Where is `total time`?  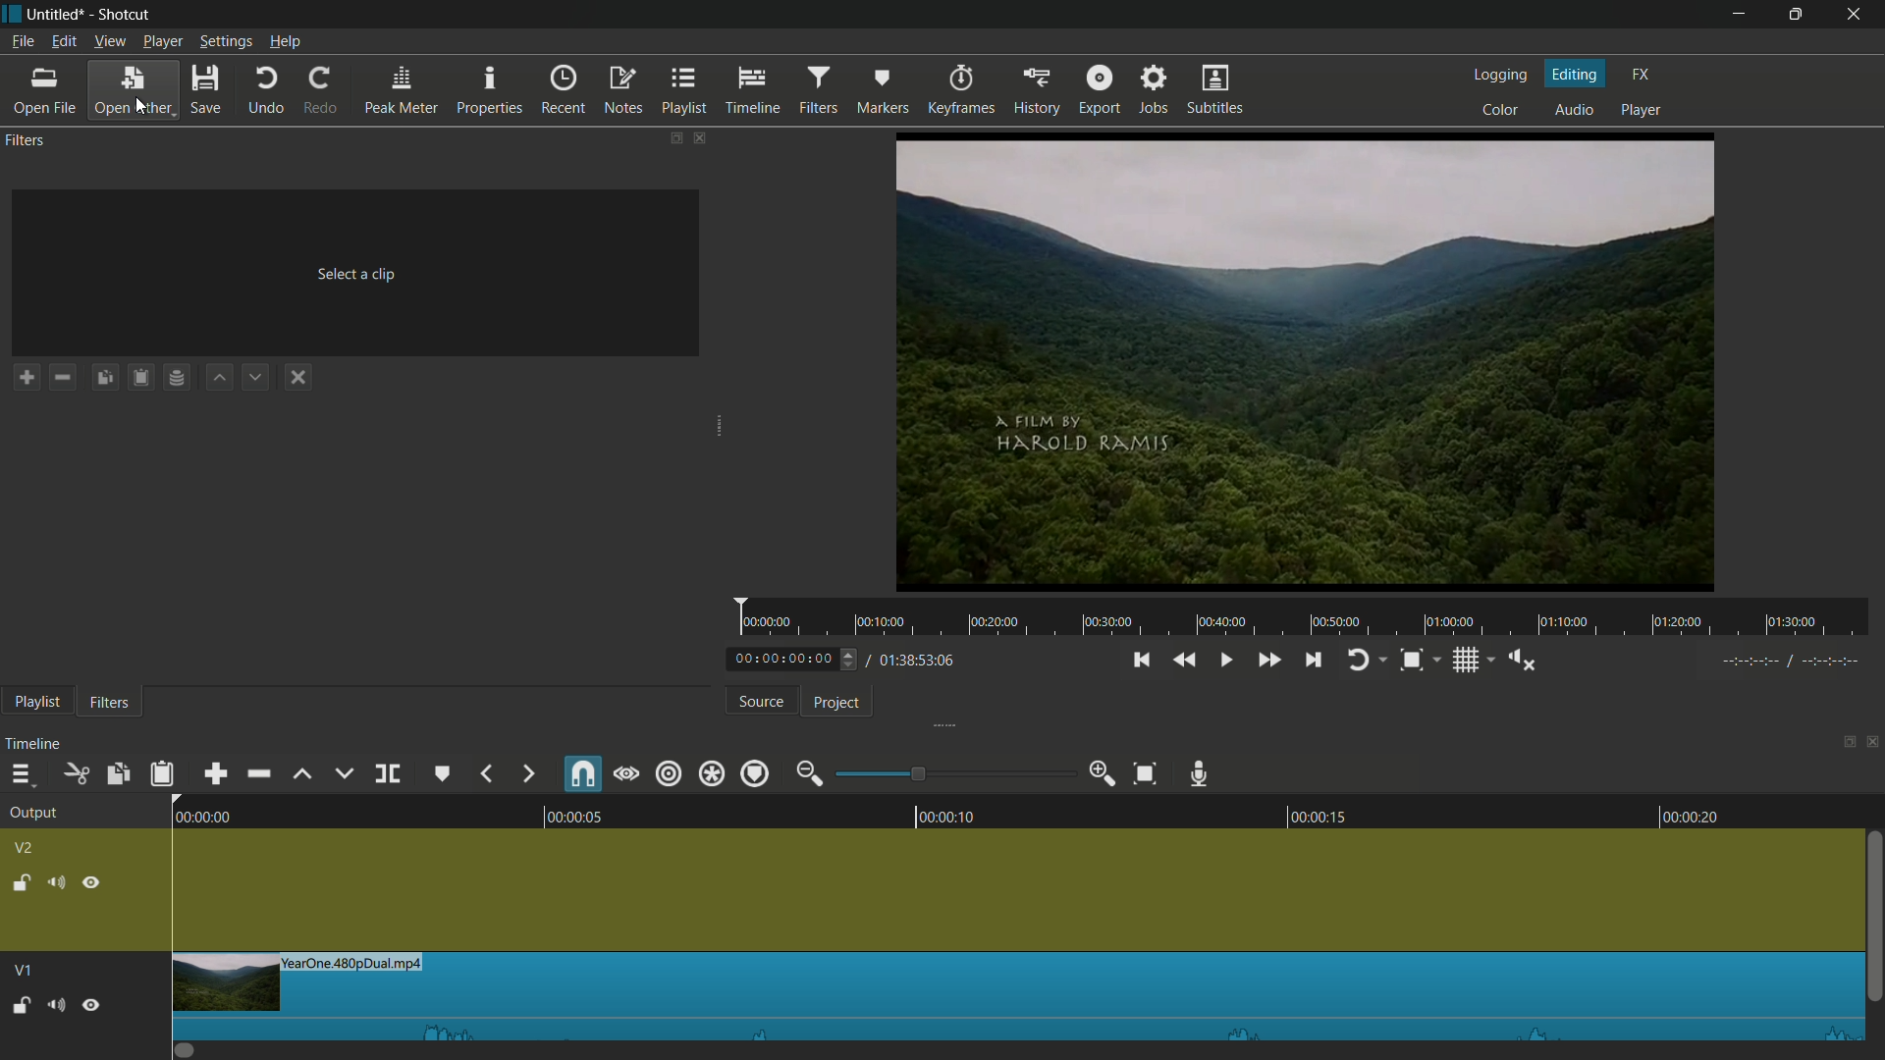 total time is located at coordinates (915, 660).